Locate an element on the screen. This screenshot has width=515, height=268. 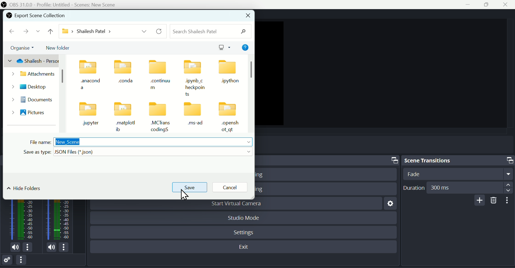
More options is located at coordinates (24, 261).